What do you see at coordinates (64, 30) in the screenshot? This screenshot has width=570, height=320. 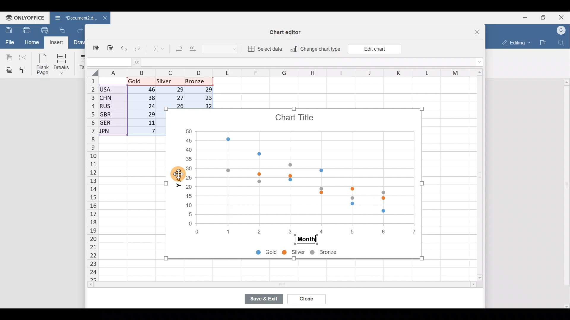 I see `Undo` at bounding box center [64, 30].